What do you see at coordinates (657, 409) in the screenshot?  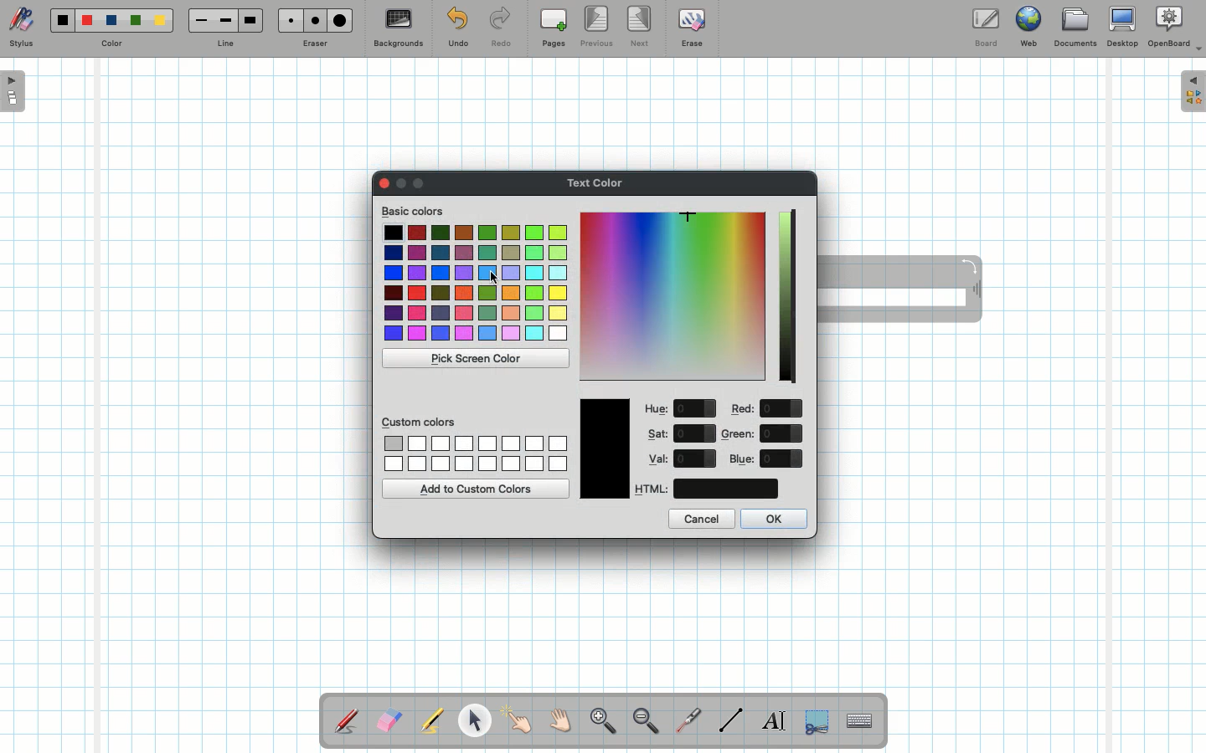 I see `Hue` at bounding box center [657, 409].